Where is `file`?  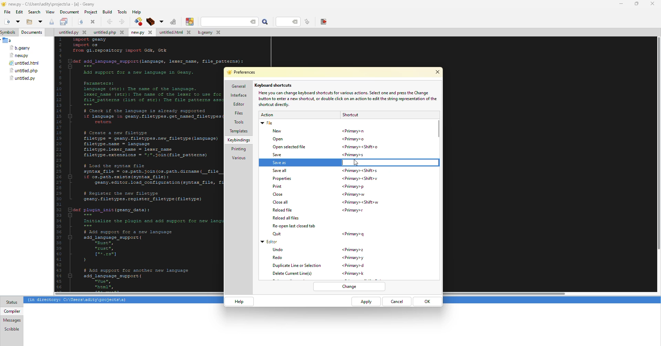 file is located at coordinates (108, 33).